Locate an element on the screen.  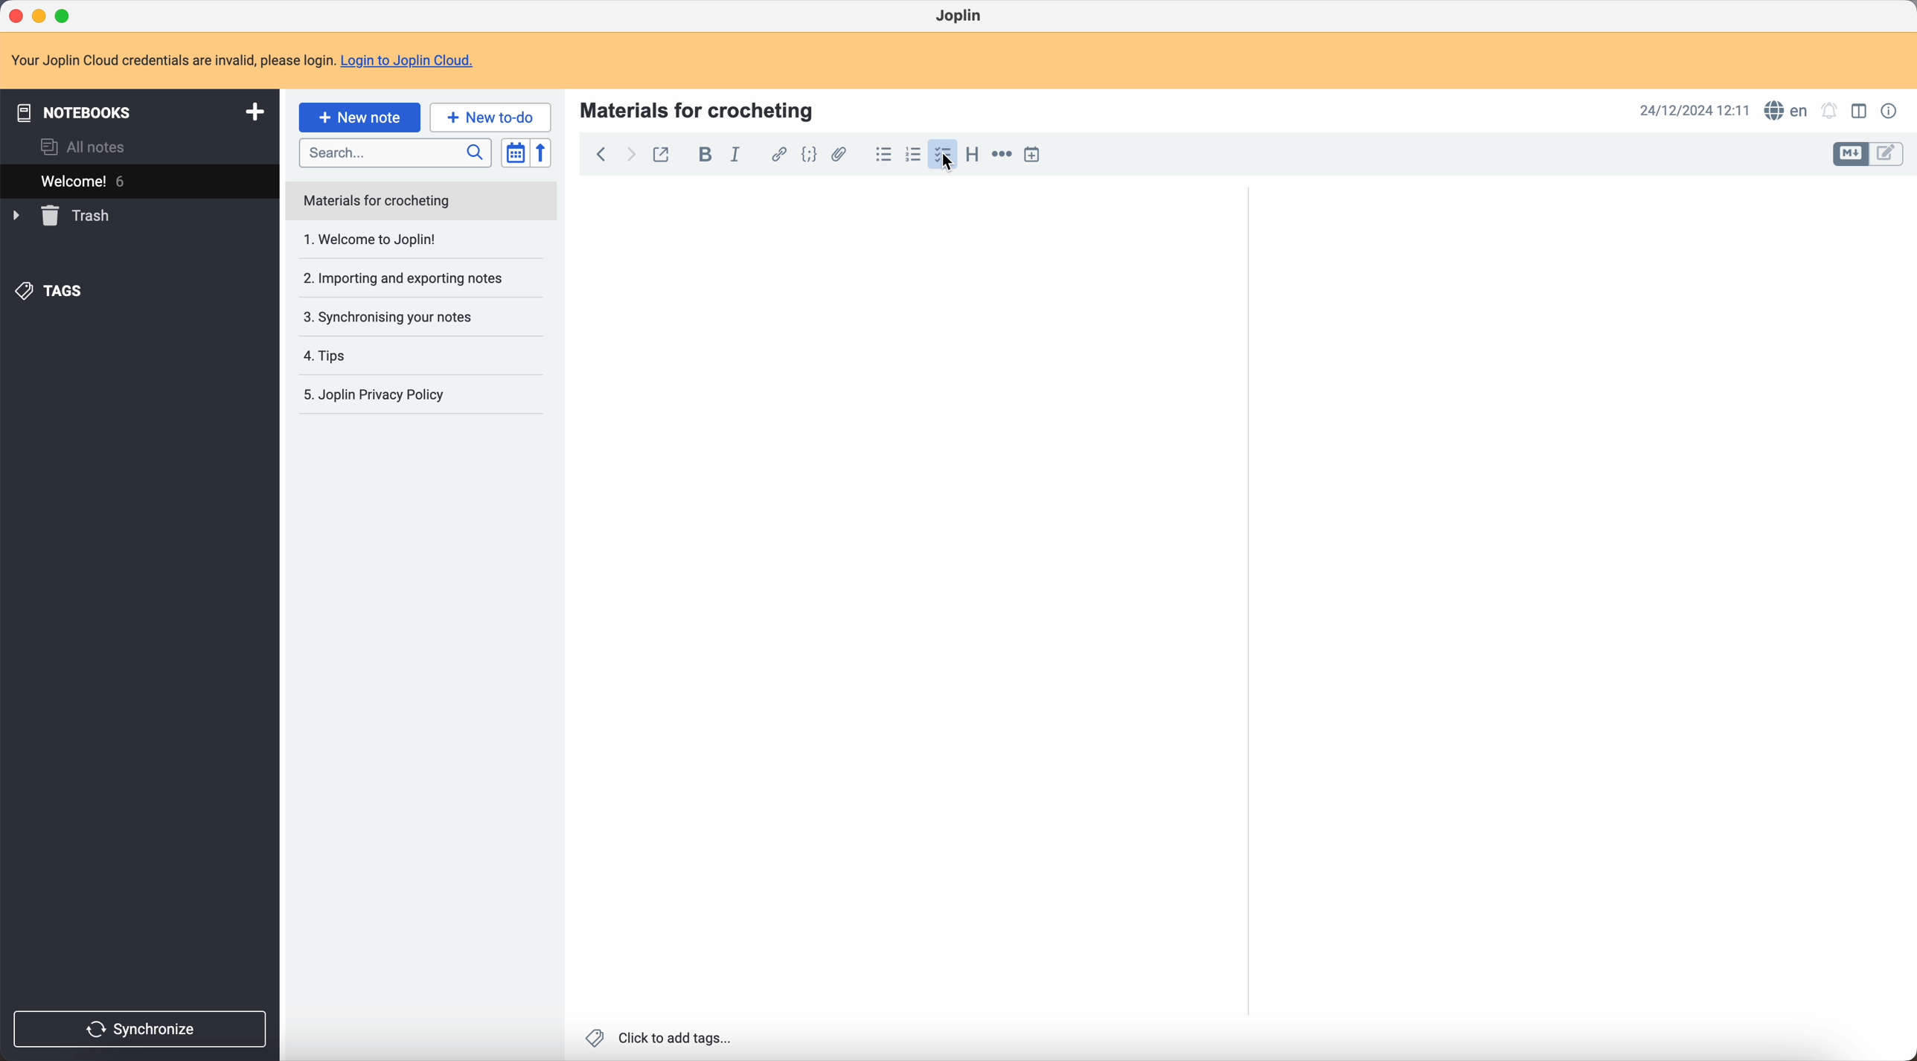
heading is located at coordinates (970, 154).